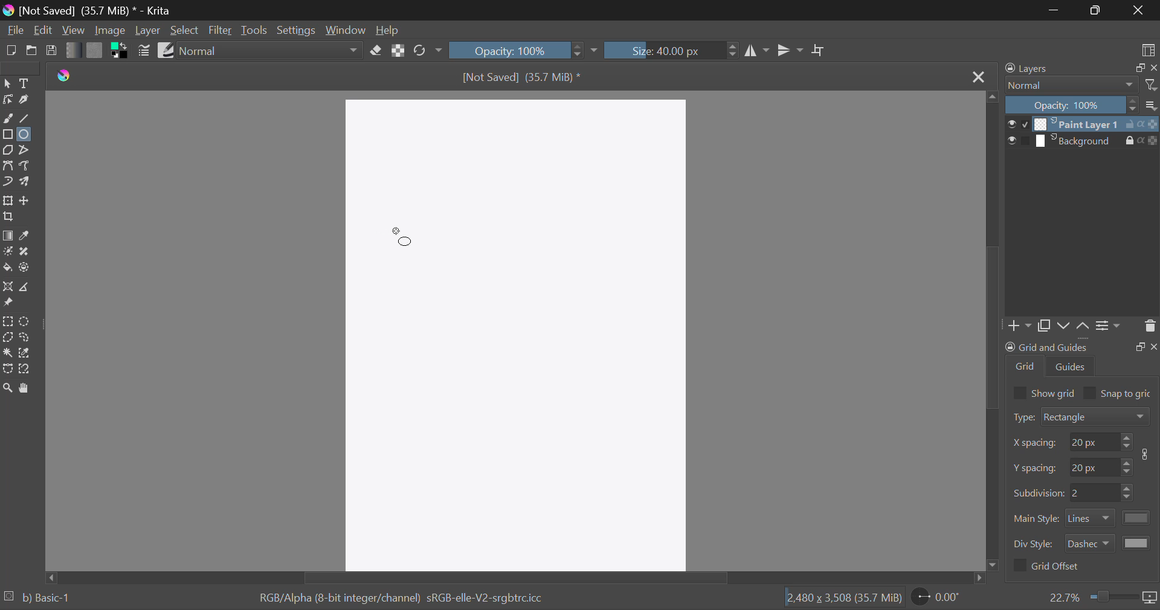  What do you see at coordinates (52, 52) in the screenshot?
I see `Save` at bounding box center [52, 52].